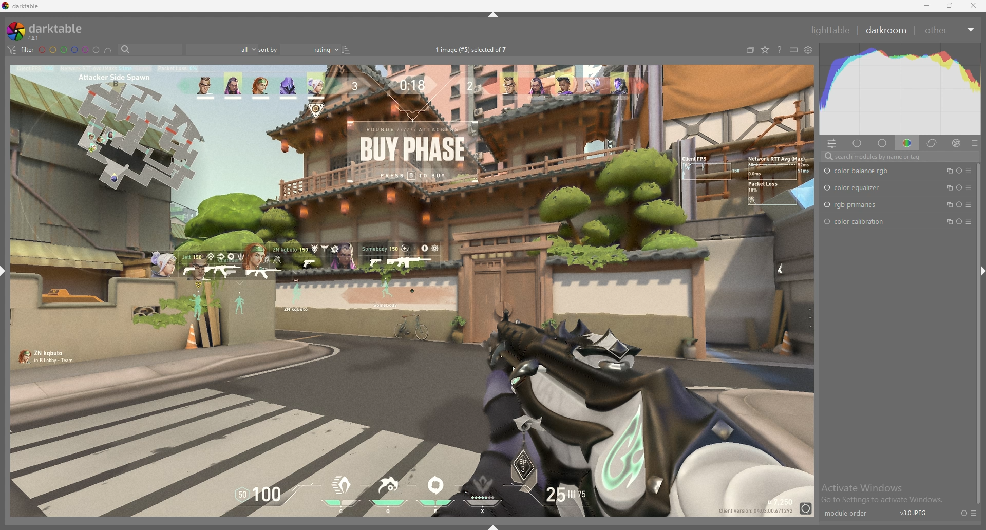 This screenshot has height=530, width=986. I want to click on filter by text, so click(150, 50).